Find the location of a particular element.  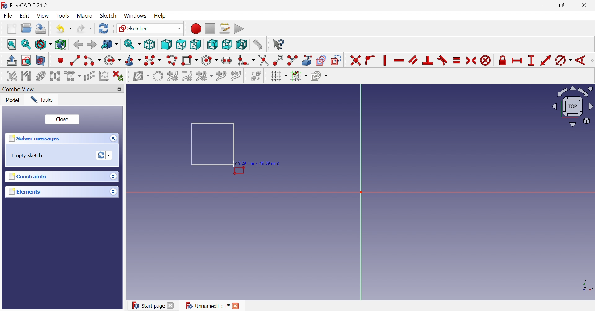

Windows is located at coordinates (135, 16).